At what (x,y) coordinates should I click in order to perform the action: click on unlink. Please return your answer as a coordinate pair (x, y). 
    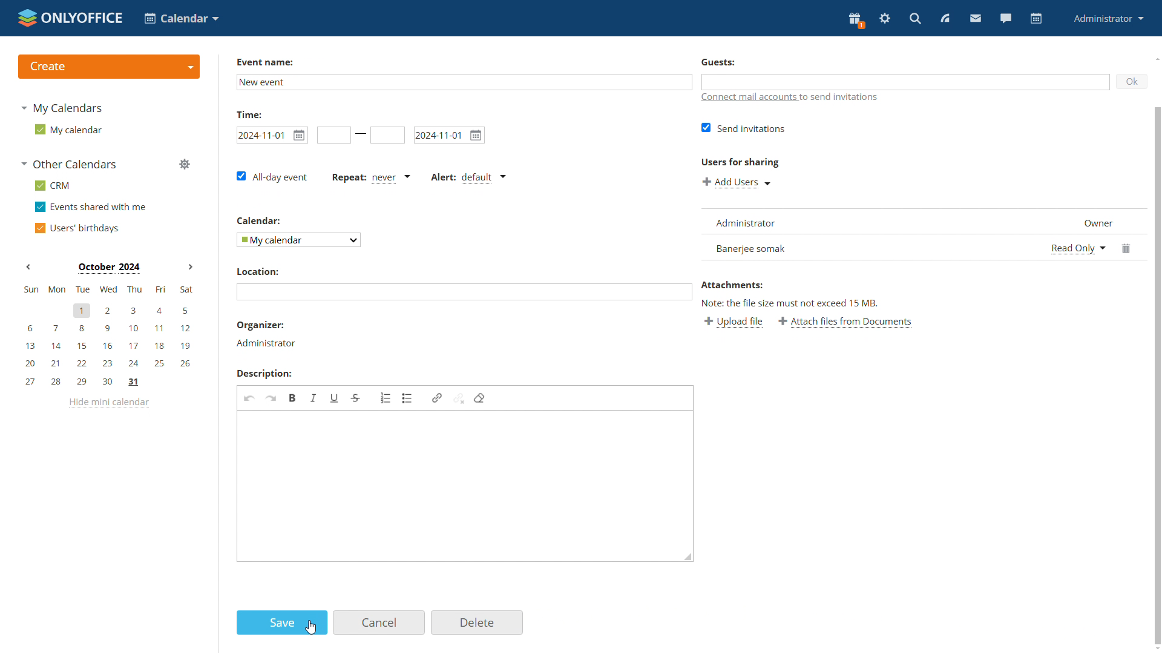
    Looking at the image, I should click on (459, 398).